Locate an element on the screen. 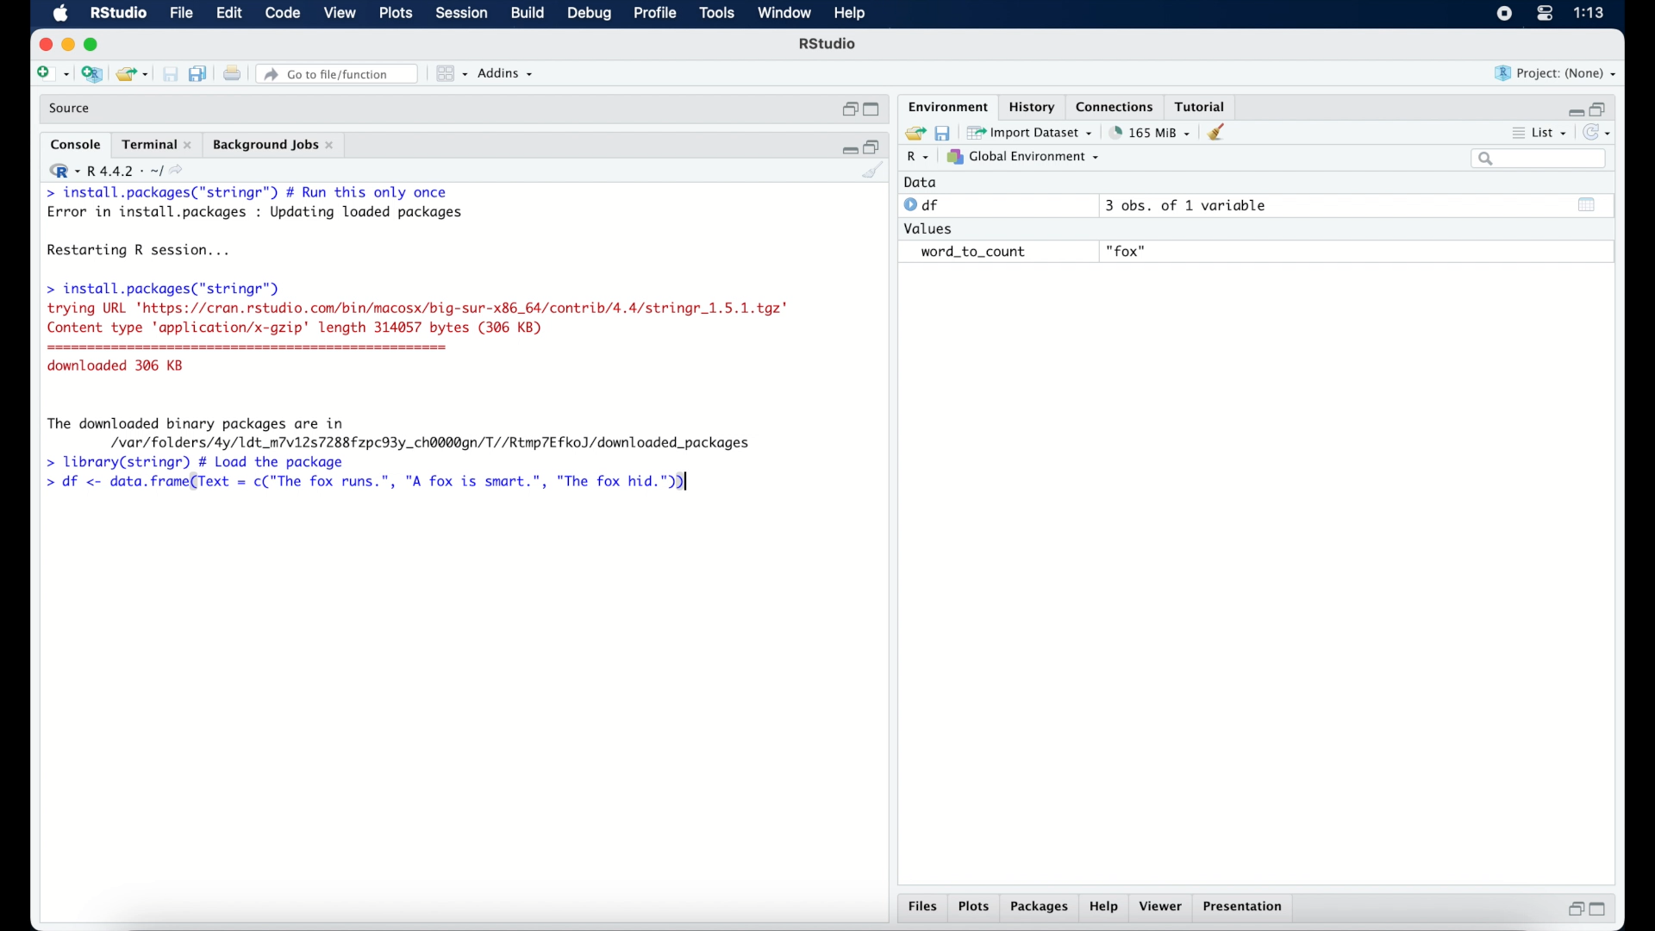 This screenshot has height=931, width=1655. Error in install.packages : Updating loaded packages is located at coordinates (255, 212).